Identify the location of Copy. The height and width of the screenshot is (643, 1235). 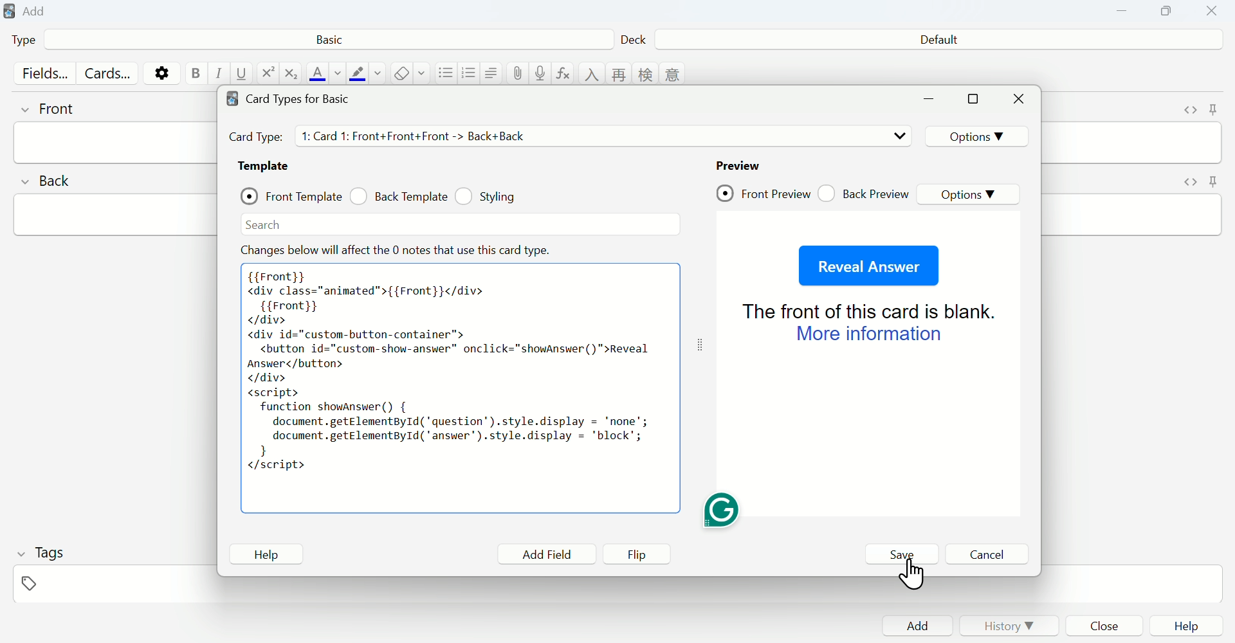
(1170, 13).